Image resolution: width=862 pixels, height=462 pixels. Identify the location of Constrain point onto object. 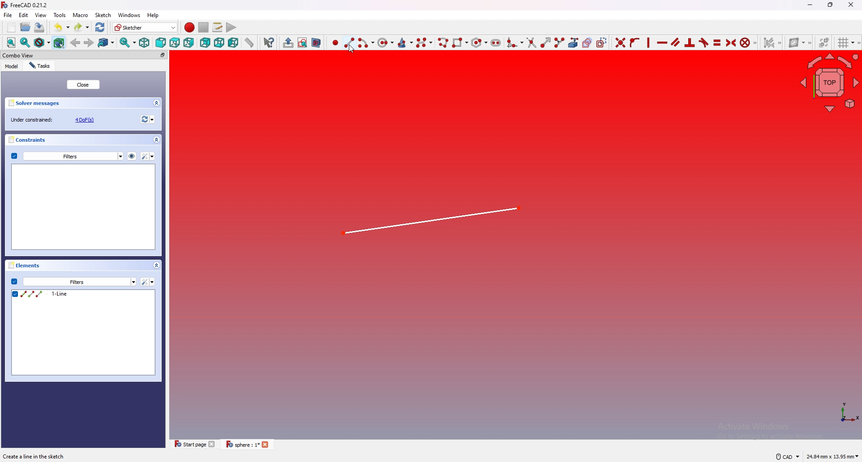
(634, 42).